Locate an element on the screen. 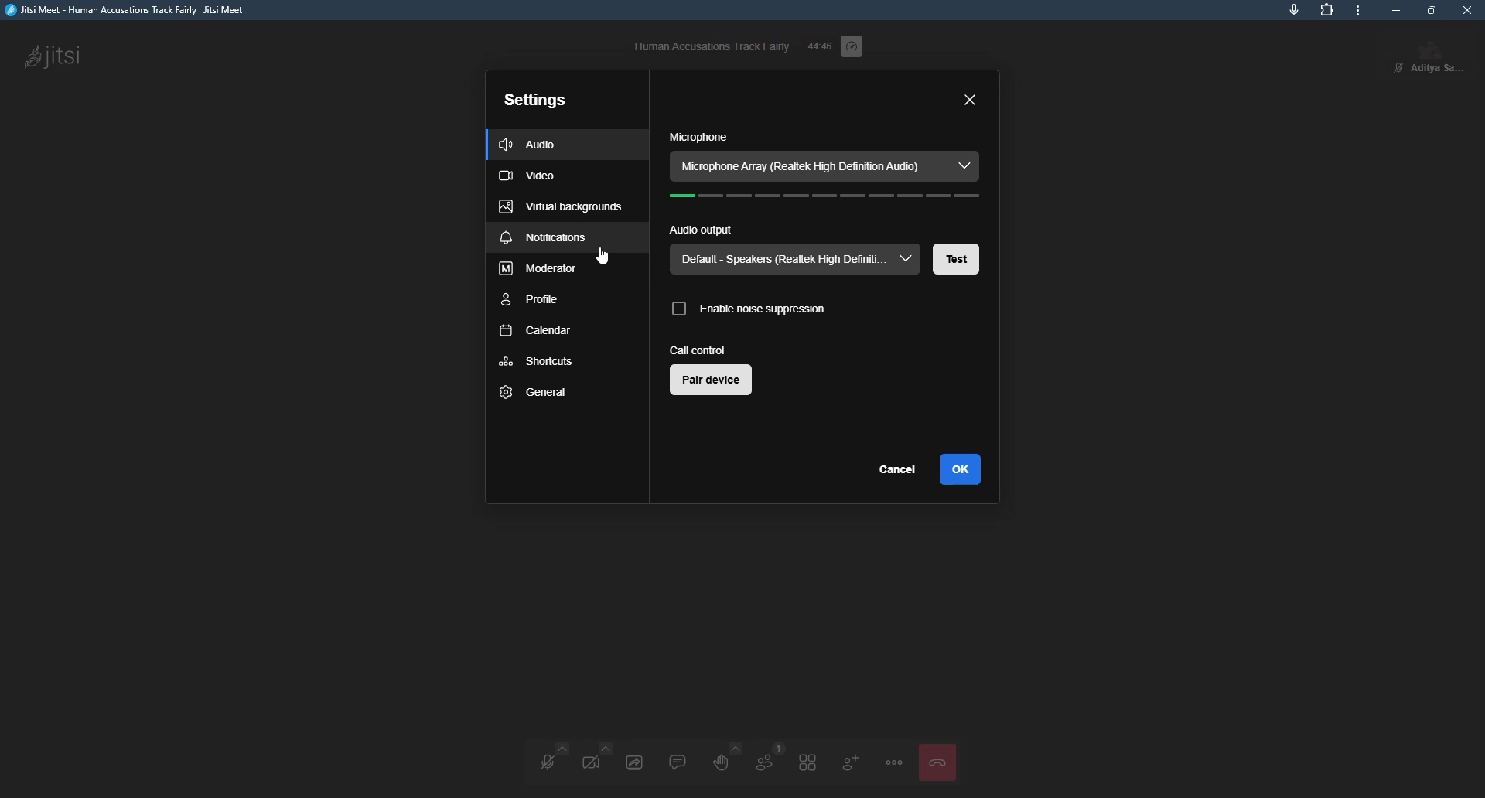  invite people is located at coordinates (849, 761).